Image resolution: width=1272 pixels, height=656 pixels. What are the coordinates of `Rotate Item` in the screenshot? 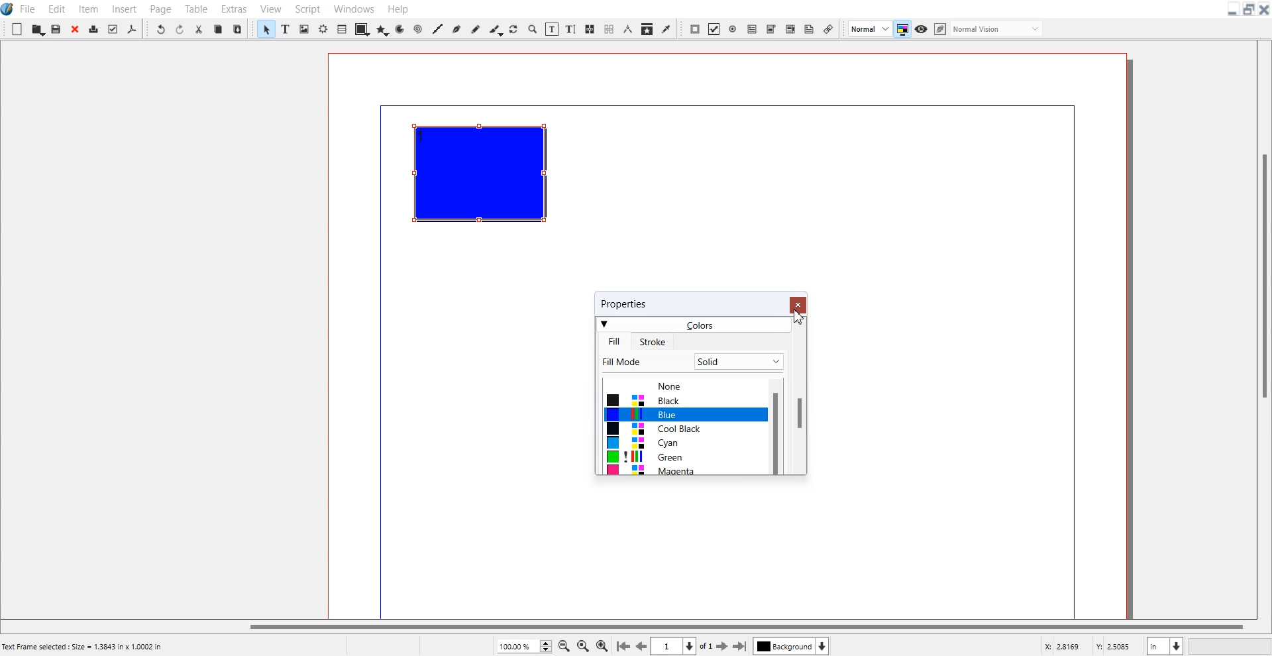 It's located at (513, 29).